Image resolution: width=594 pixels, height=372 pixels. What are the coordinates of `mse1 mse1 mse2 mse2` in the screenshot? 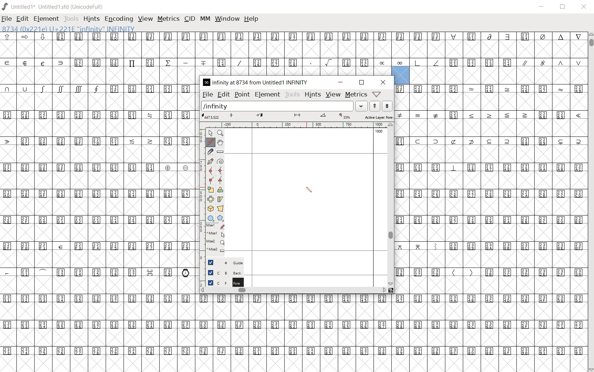 It's located at (213, 240).